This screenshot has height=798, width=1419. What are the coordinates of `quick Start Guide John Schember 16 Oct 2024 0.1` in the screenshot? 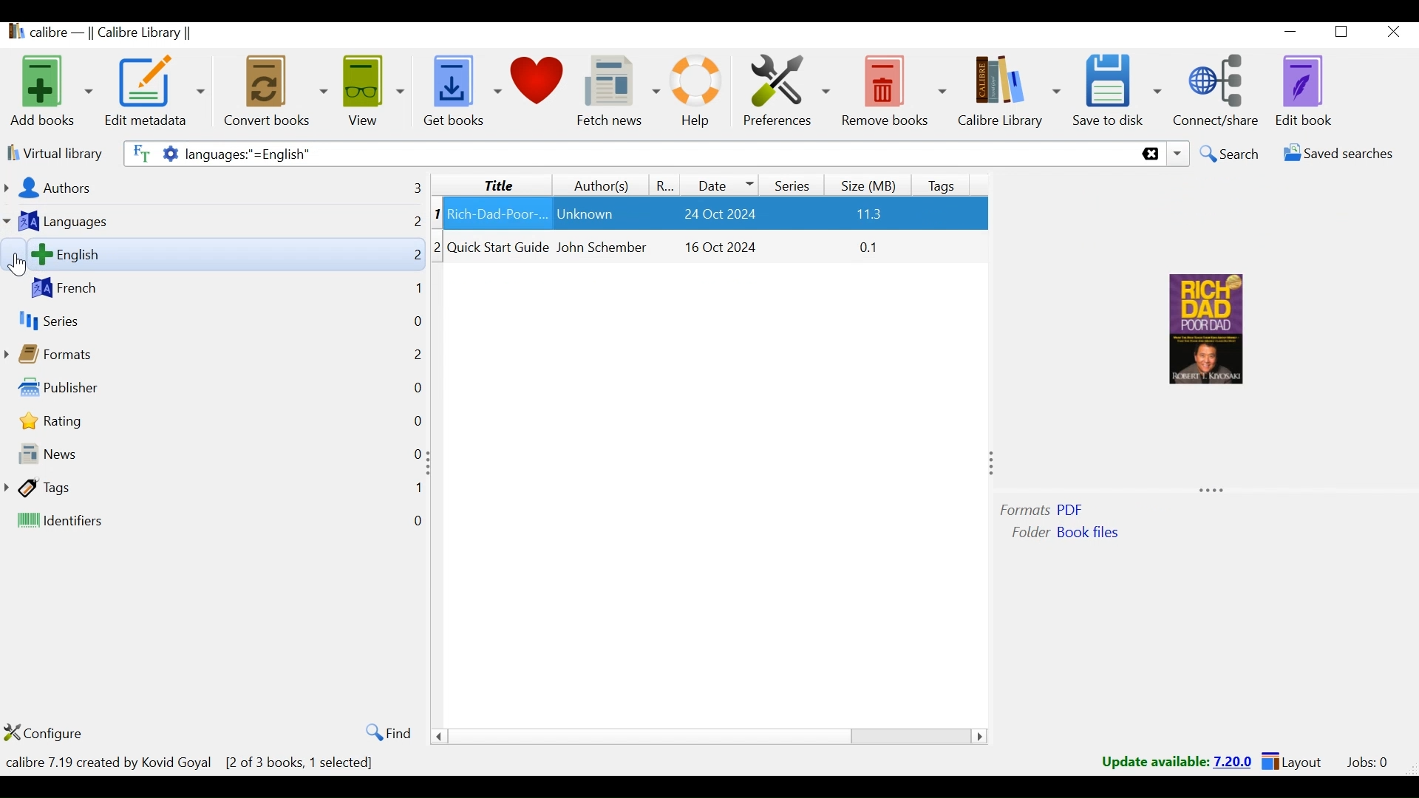 It's located at (718, 287).